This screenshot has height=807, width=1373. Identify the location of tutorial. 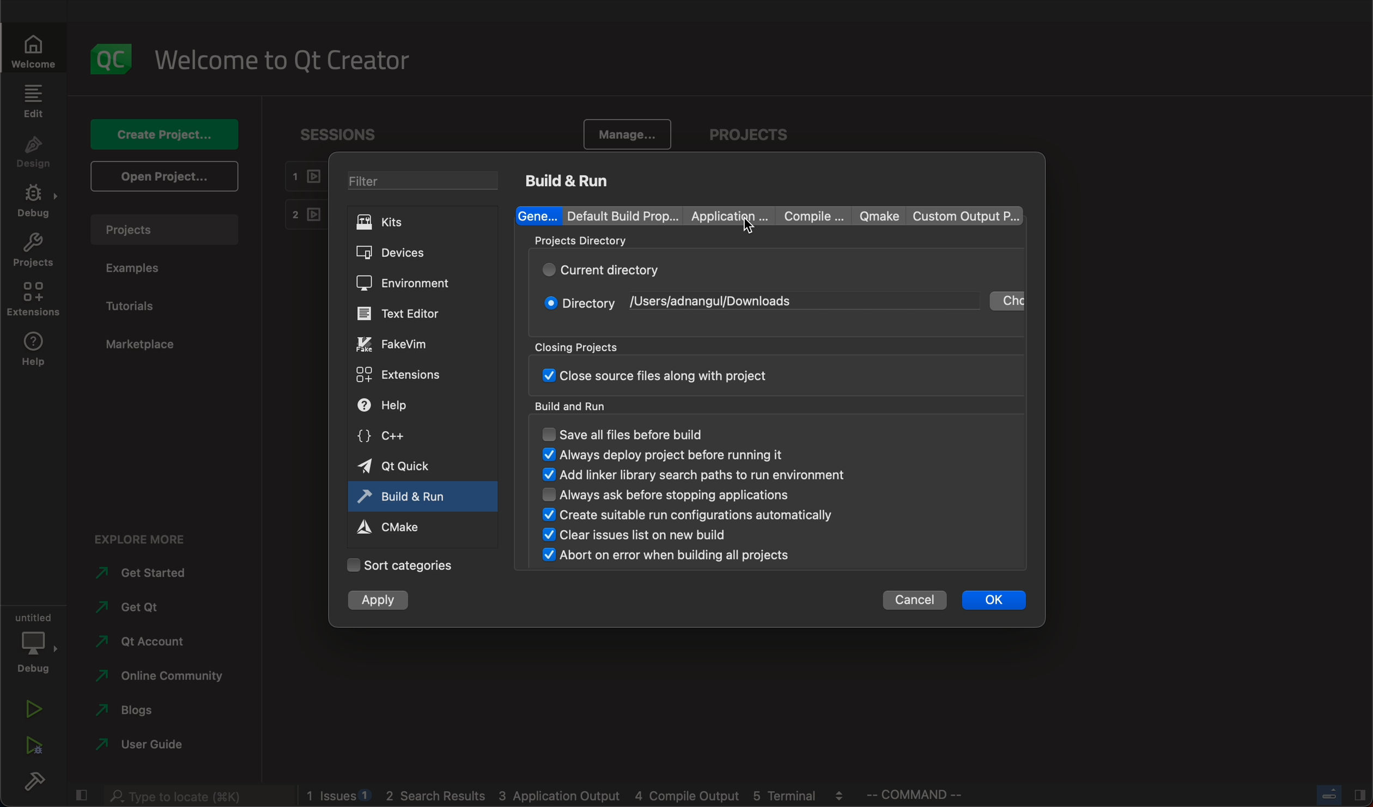
(133, 305).